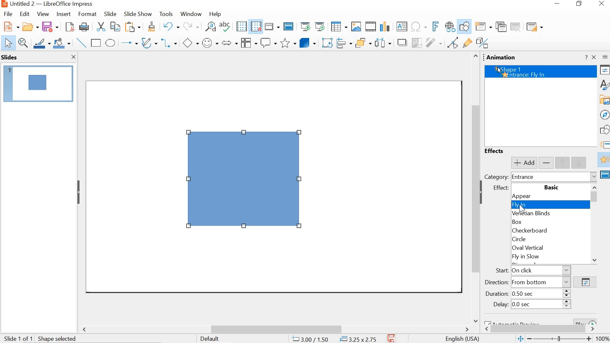 The image size is (610, 343). I want to click on insert audio or video, so click(370, 26).